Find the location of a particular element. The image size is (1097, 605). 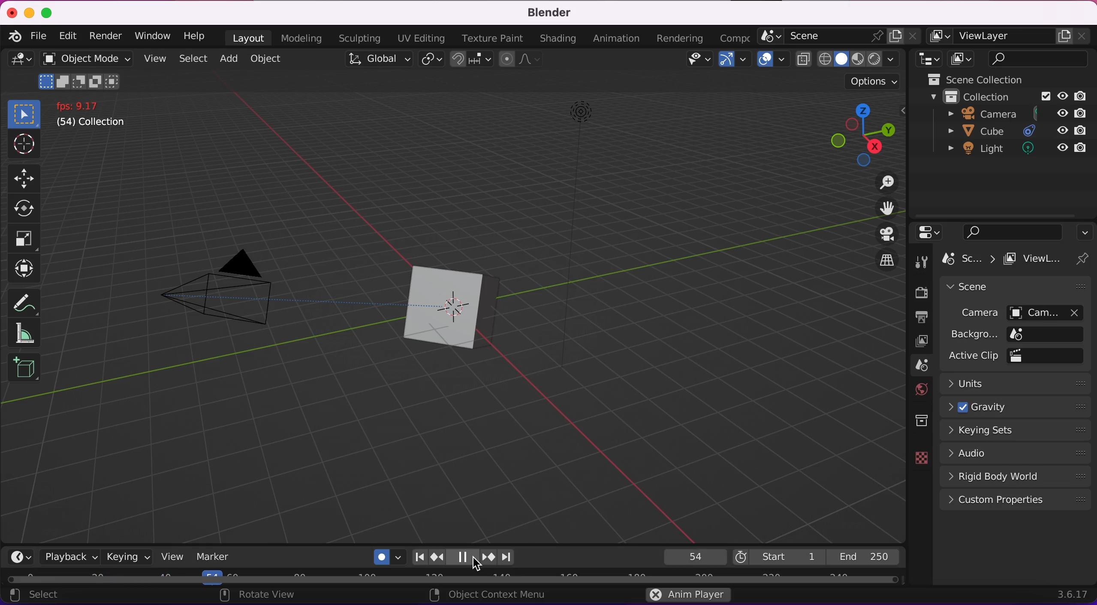

jump to key point is located at coordinates (488, 557).